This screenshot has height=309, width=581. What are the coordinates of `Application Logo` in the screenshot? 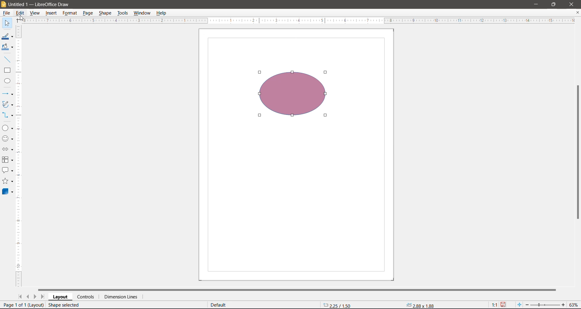 It's located at (4, 4).